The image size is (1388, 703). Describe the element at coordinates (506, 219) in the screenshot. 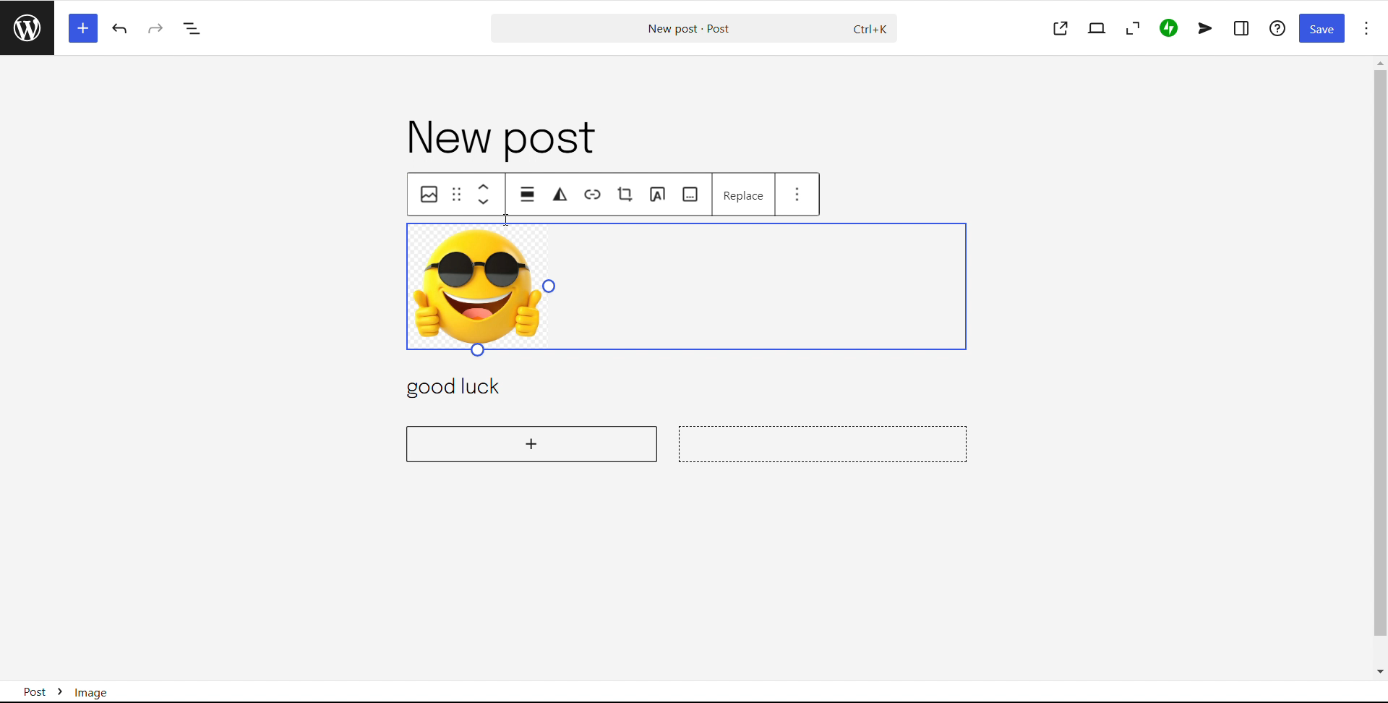

I see `cursor` at that location.